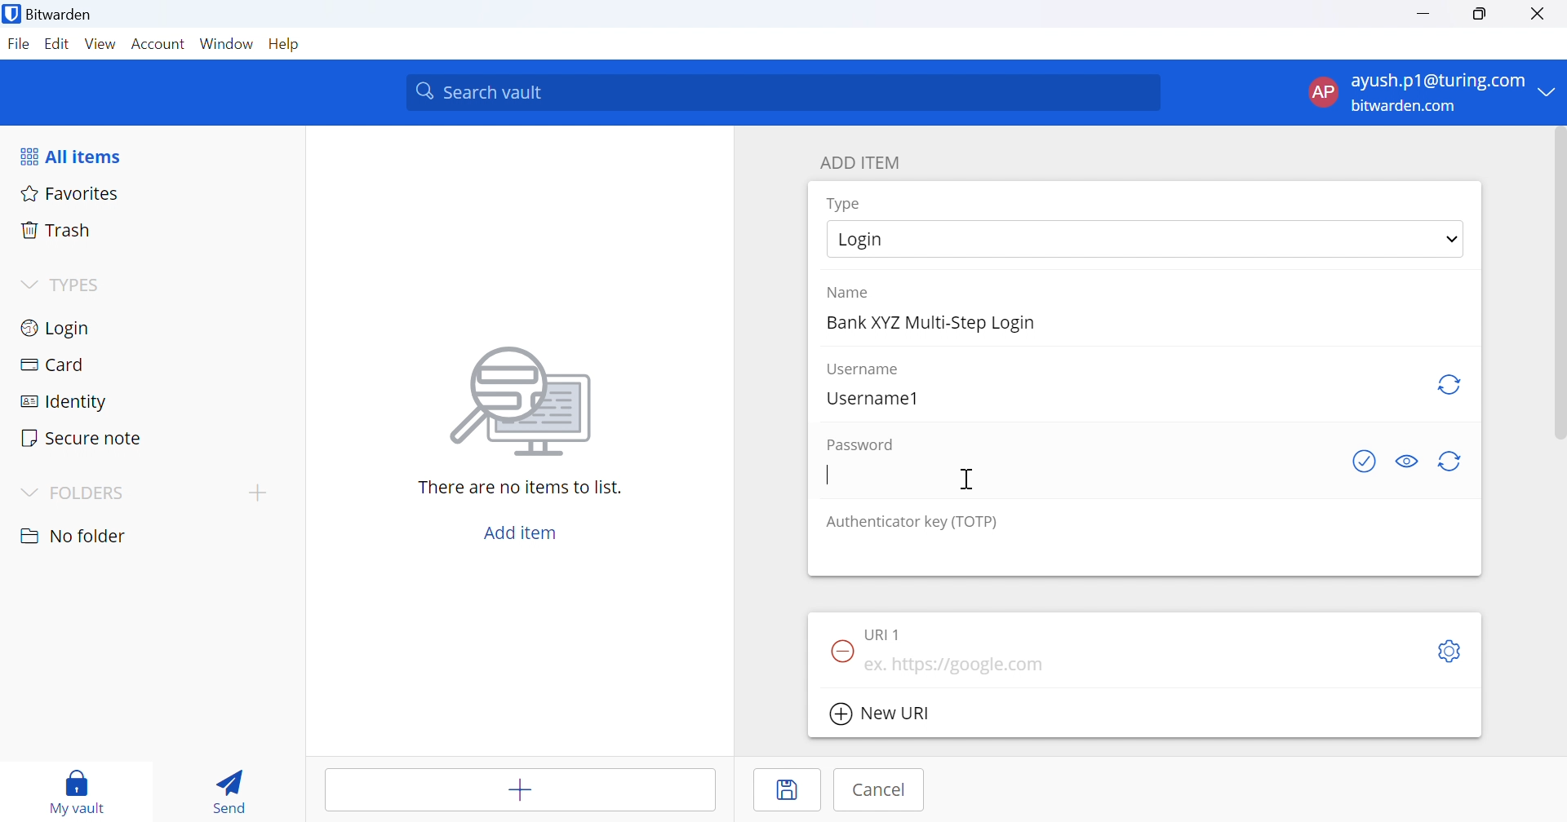 Image resolution: width=1567 pixels, height=822 pixels. I want to click on Name, so click(851, 293).